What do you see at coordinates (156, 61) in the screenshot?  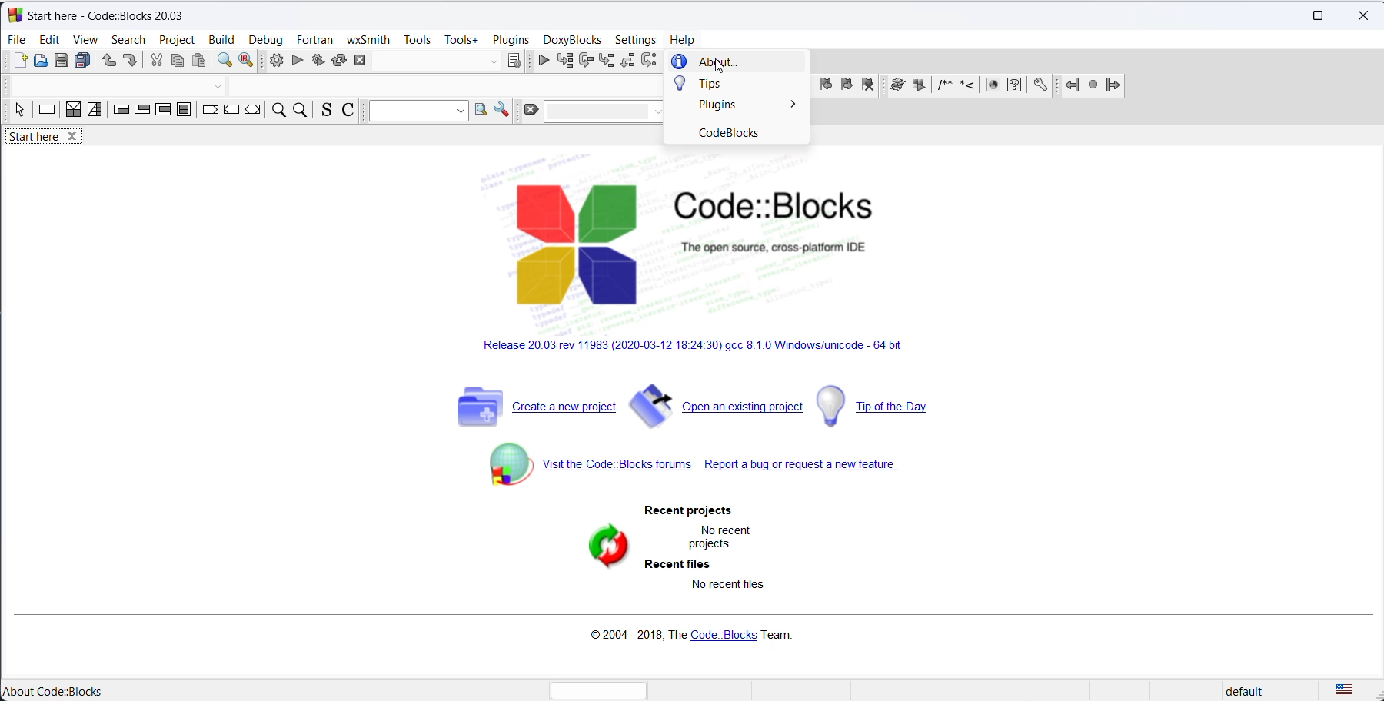 I see `cut` at bounding box center [156, 61].